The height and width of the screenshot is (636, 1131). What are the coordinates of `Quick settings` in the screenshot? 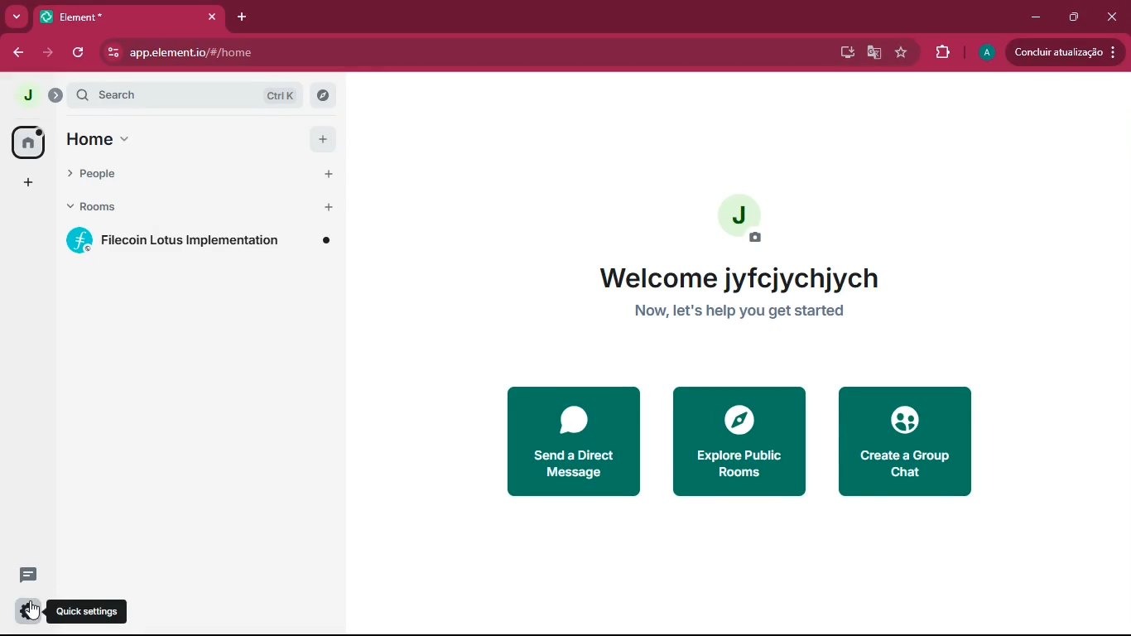 It's located at (87, 610).